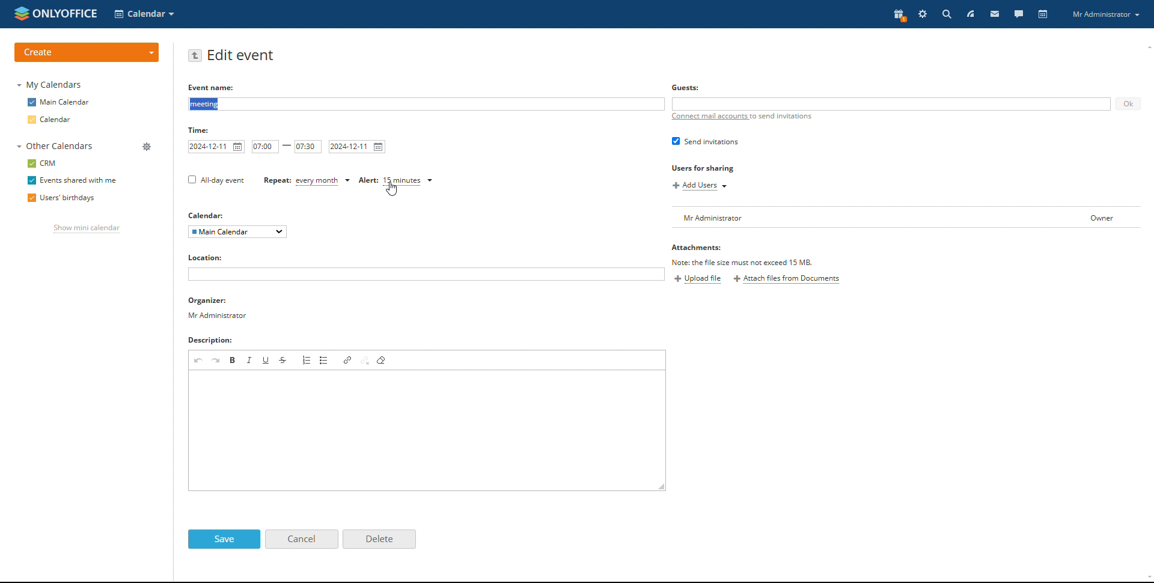 Image resolution: width=1154 pixels, height=583 pixels. I want to click on ok, so click(1128, 105).